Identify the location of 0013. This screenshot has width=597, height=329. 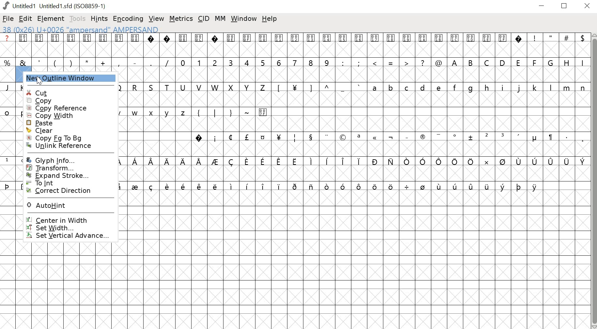
(312, 45).